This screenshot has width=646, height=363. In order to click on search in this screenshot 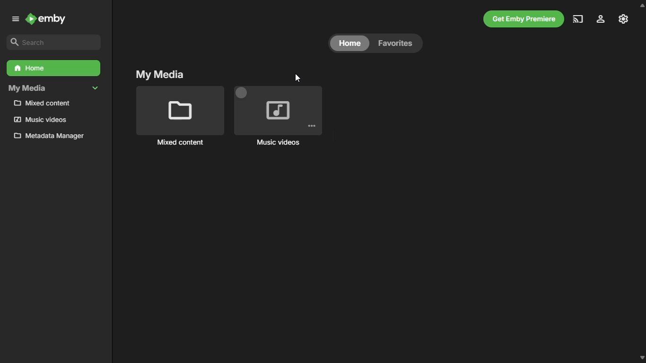, I will do `click(52, 42)`.